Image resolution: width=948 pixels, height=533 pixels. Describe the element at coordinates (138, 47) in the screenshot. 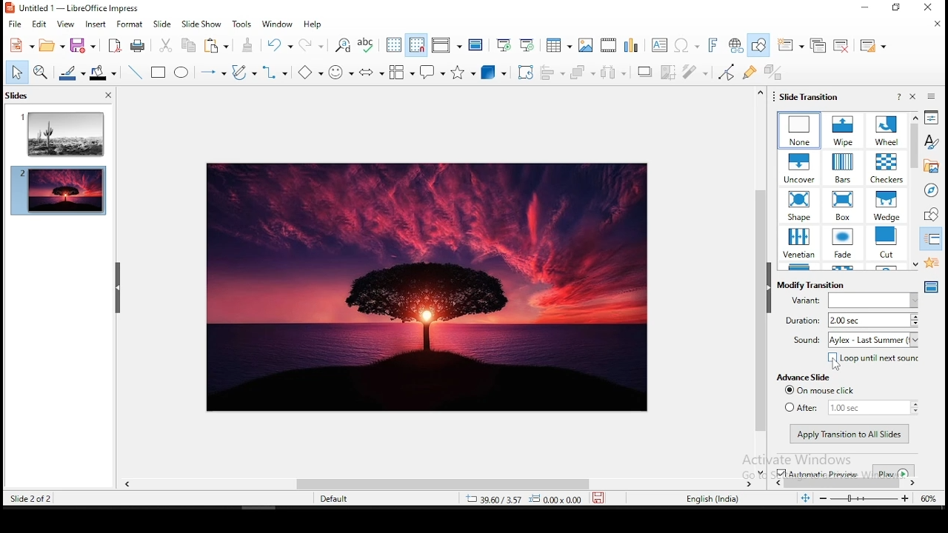

I see `print` at that location.